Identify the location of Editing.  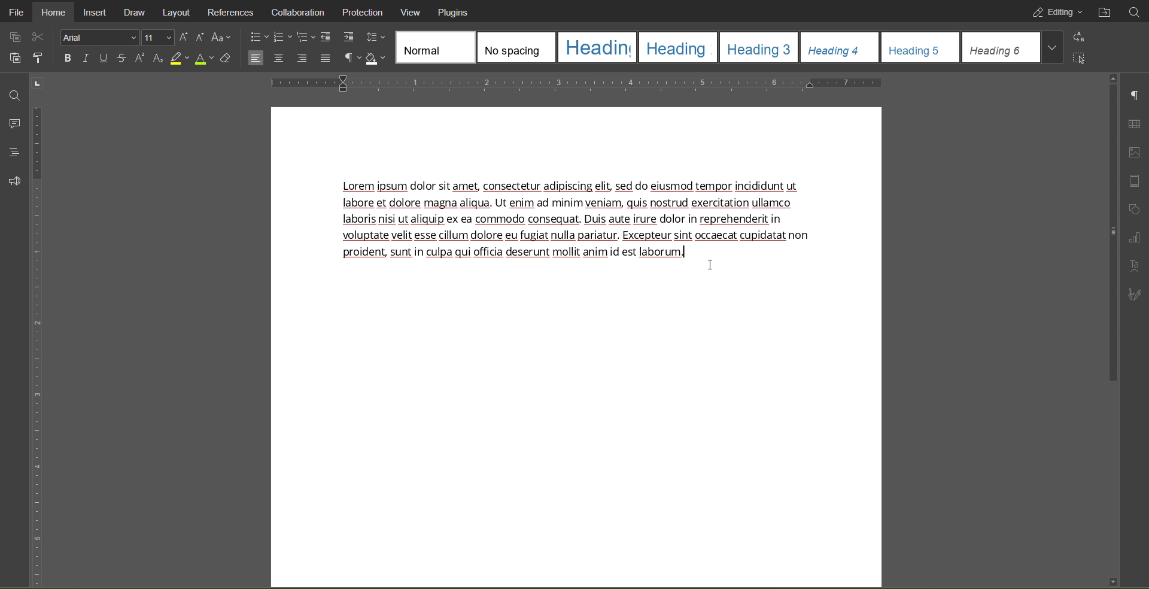
(1056, 12).